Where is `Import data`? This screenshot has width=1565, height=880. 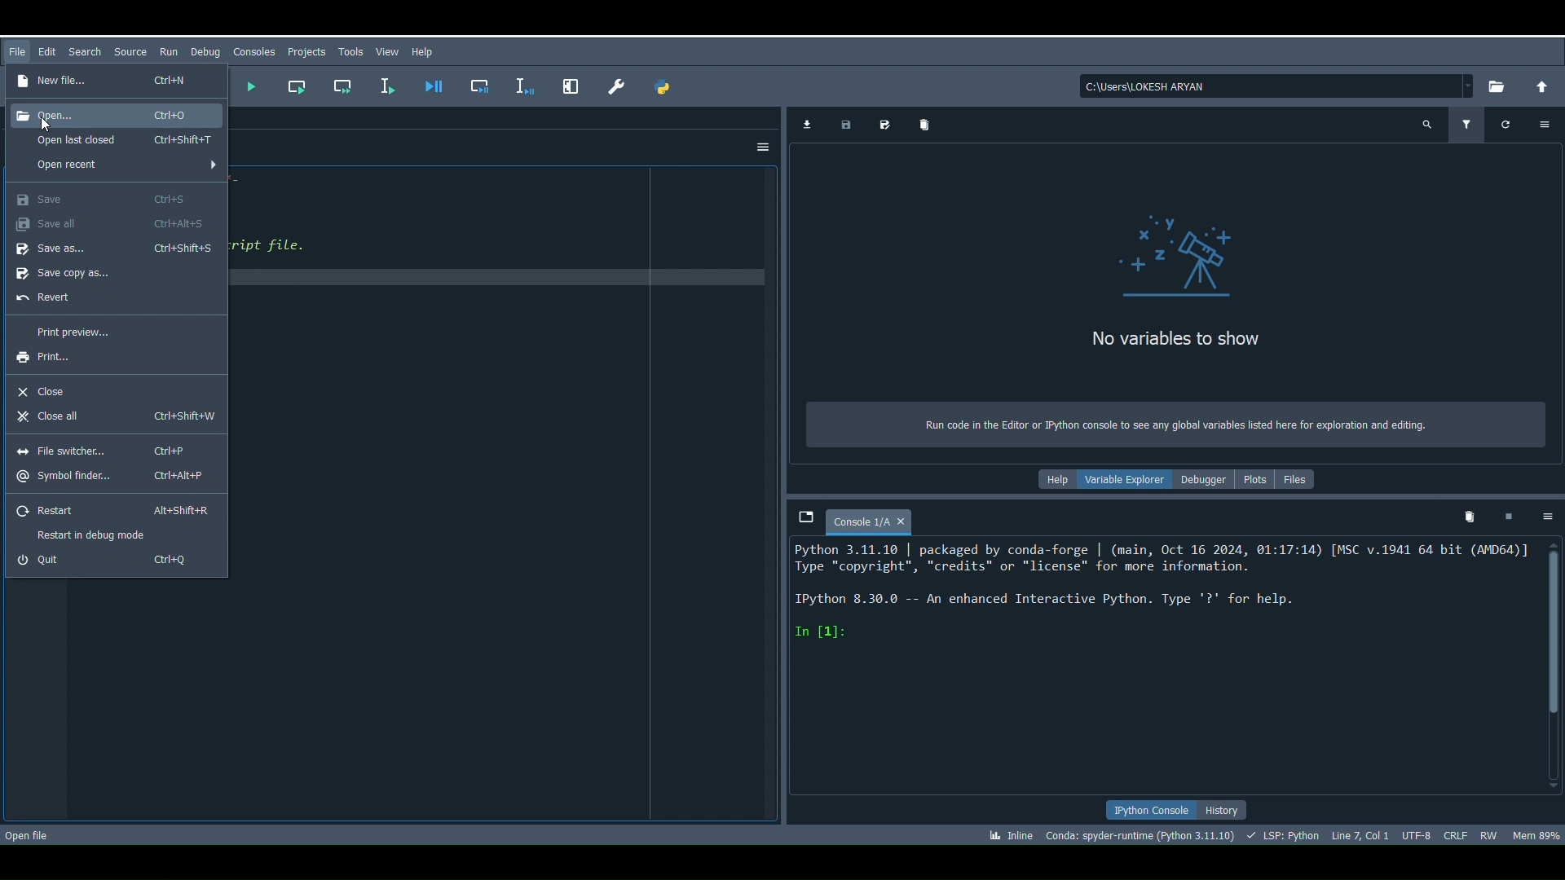
Import data is located at coordinates (805, 125).